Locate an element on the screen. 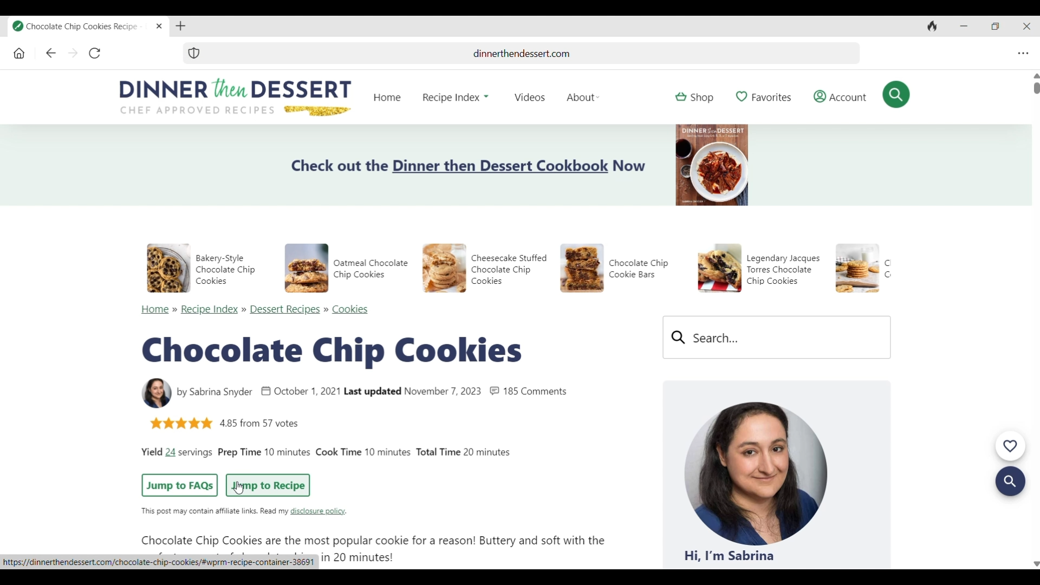  4.85 from 57 votes is located at coordinates (259, 423).